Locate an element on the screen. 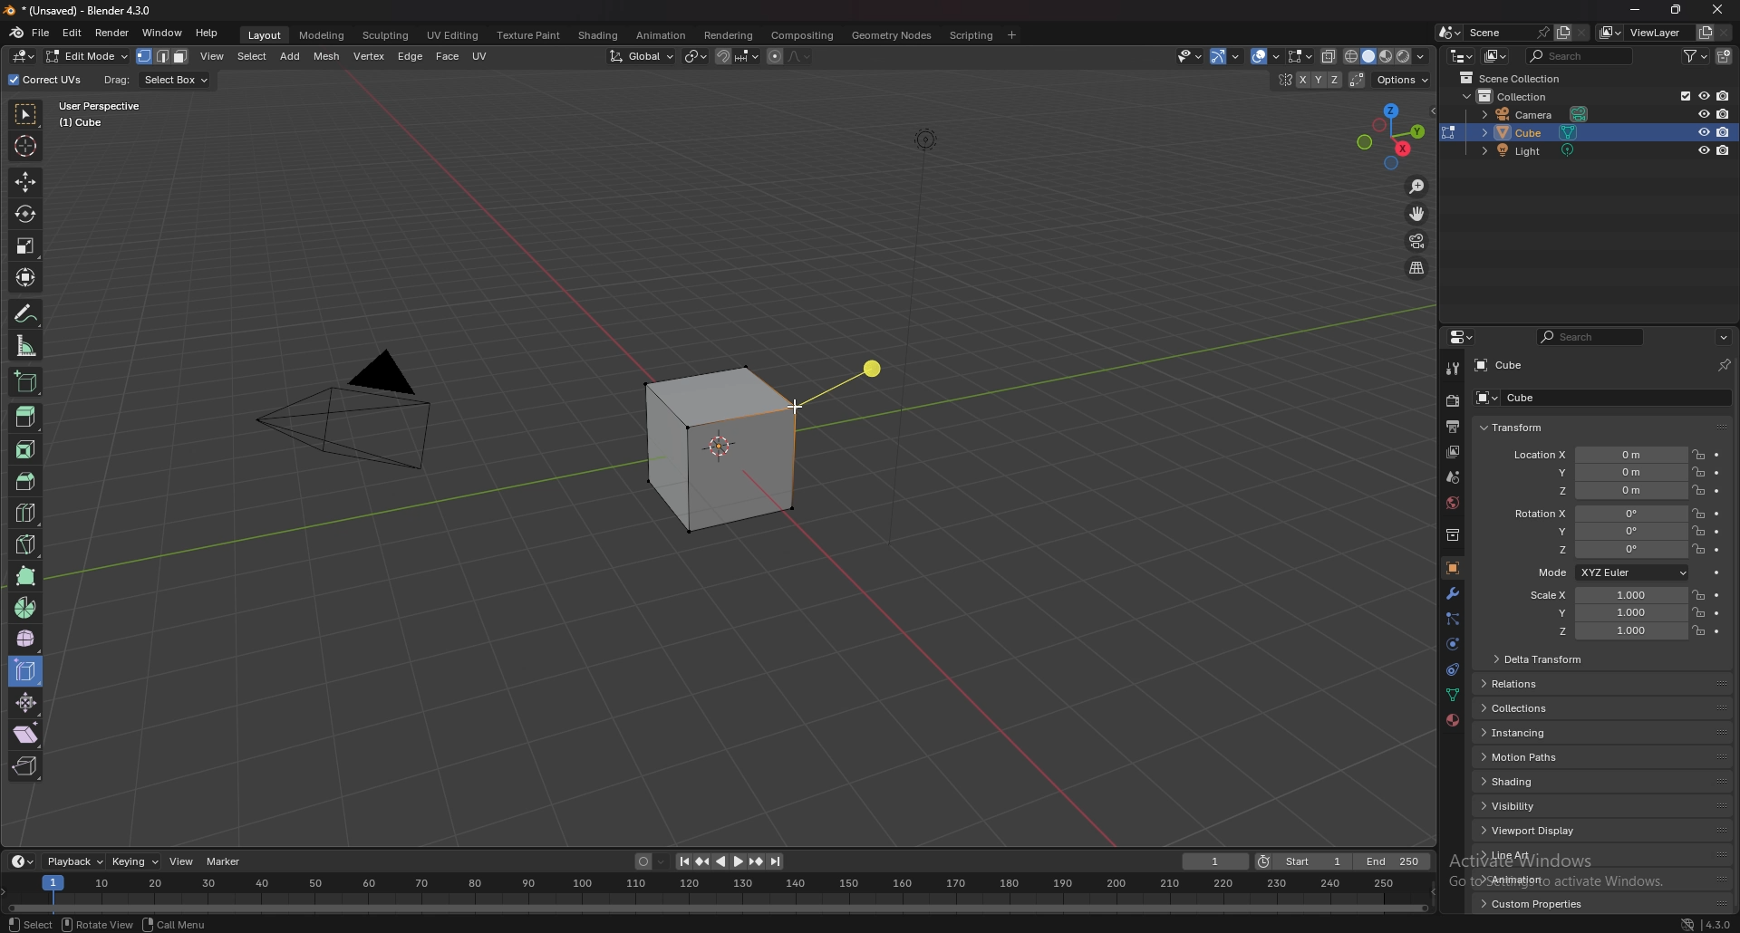 This screenshot has height=933, width=1740. vertex is located at coordinates (370, 58).